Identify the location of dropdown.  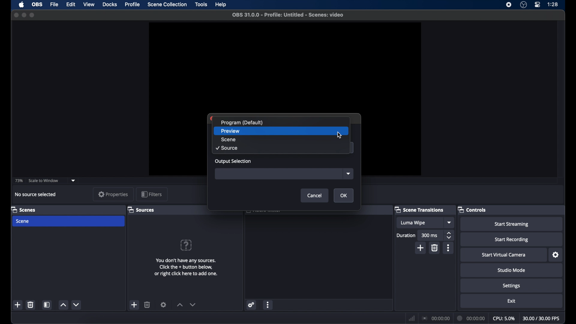
(73, 181).